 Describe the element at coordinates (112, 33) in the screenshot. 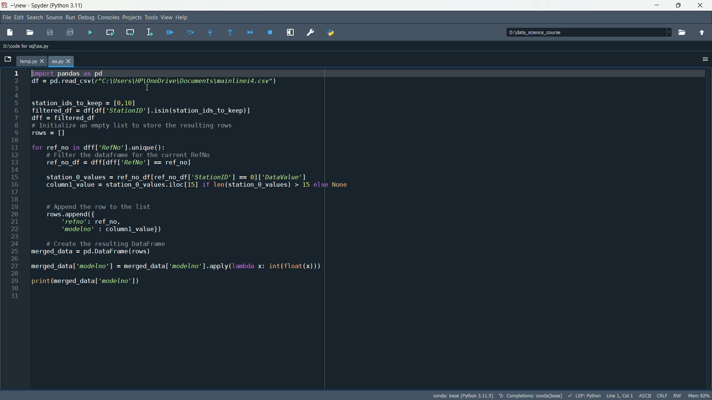

I see `run current cell` at that location.